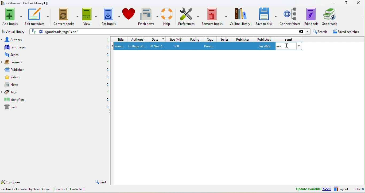  I want to click on series, so click(15, 55).